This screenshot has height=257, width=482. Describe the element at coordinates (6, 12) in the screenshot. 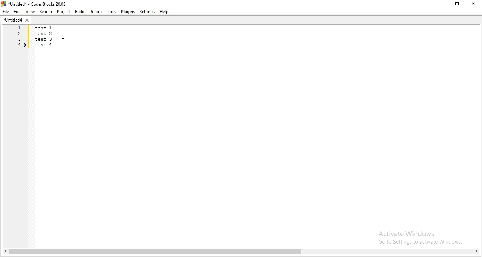

I see `File` at that location.